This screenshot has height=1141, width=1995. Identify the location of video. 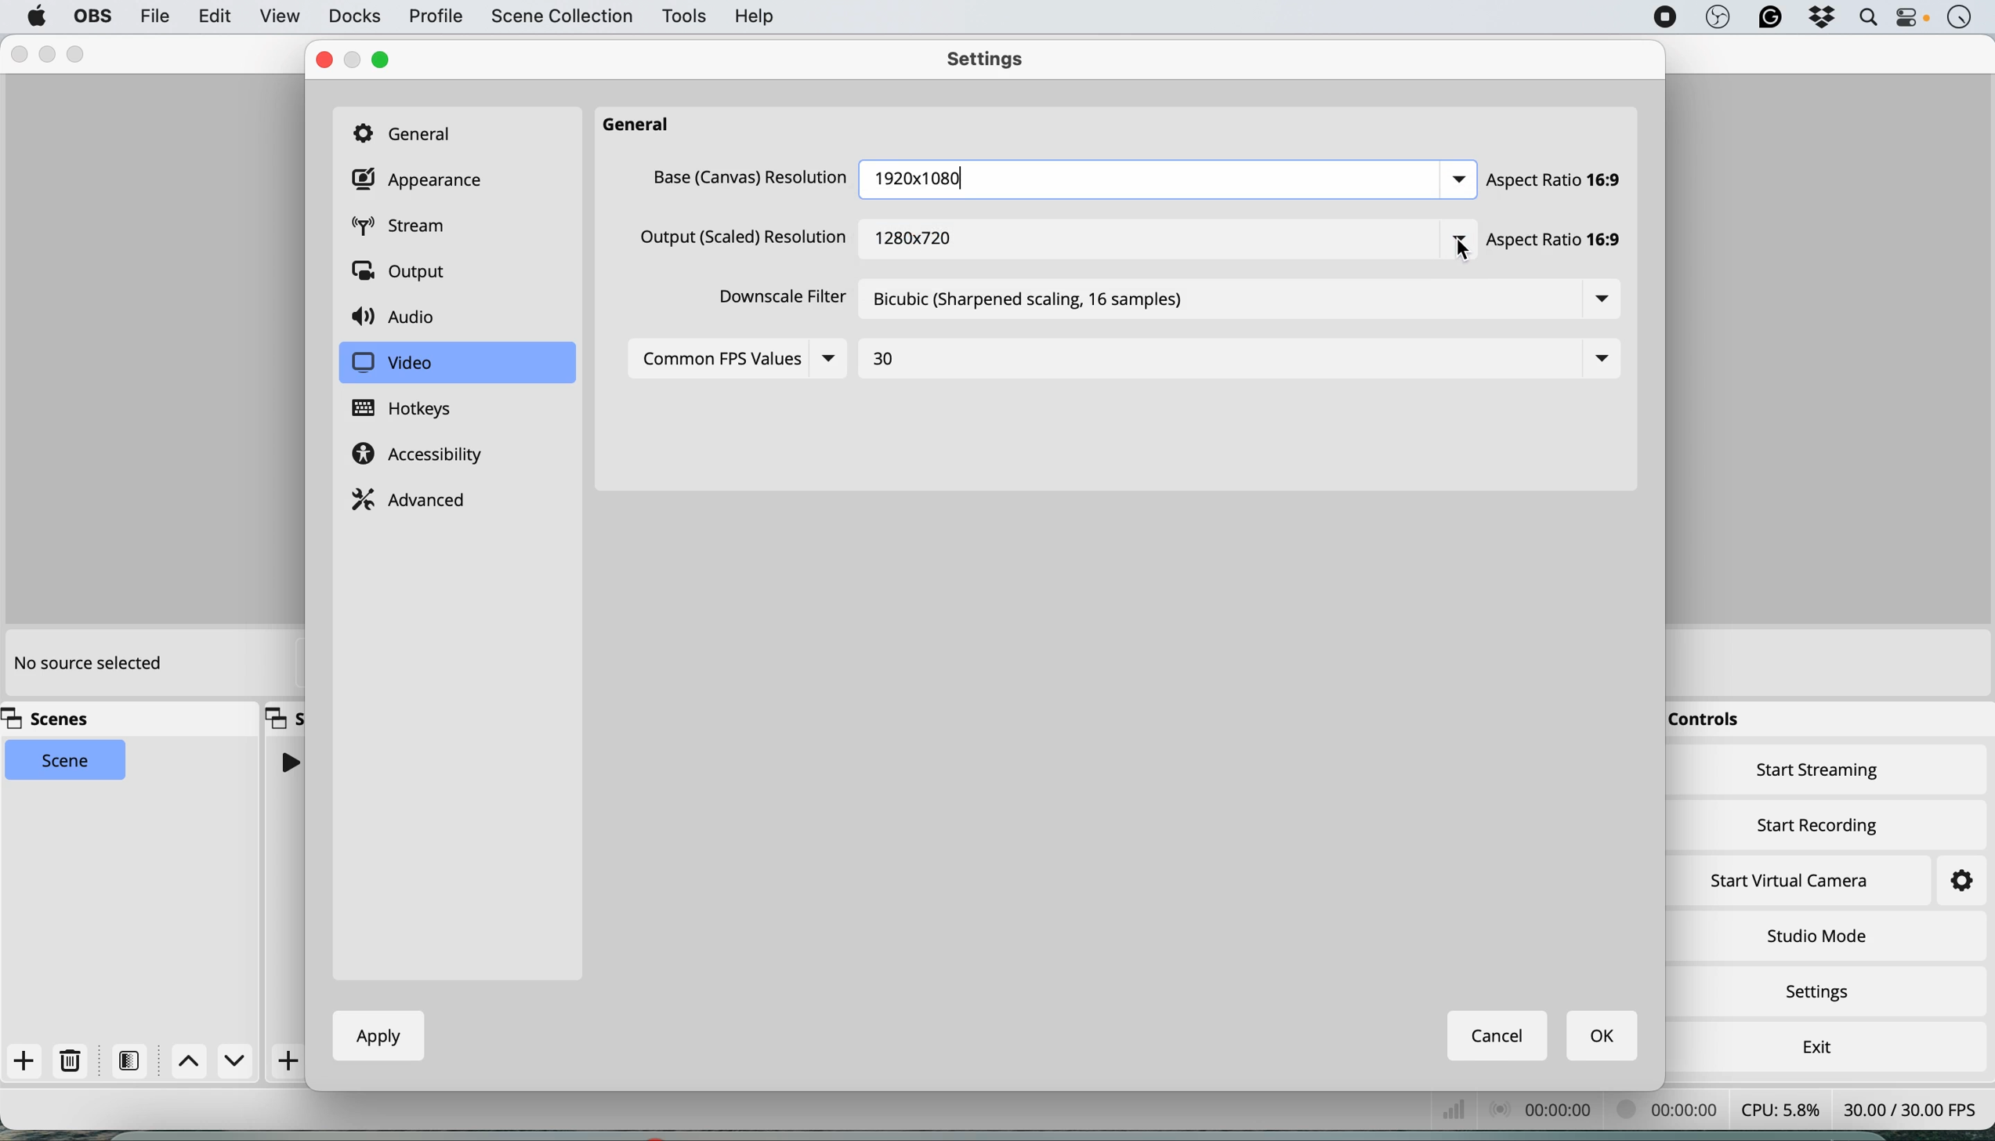
(392, 364).